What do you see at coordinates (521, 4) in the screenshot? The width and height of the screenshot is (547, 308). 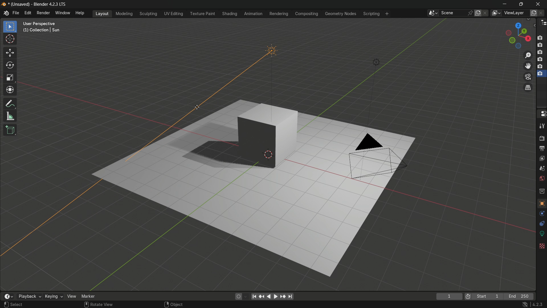 I see `maximize or restore` at bounding box center [521, 4].